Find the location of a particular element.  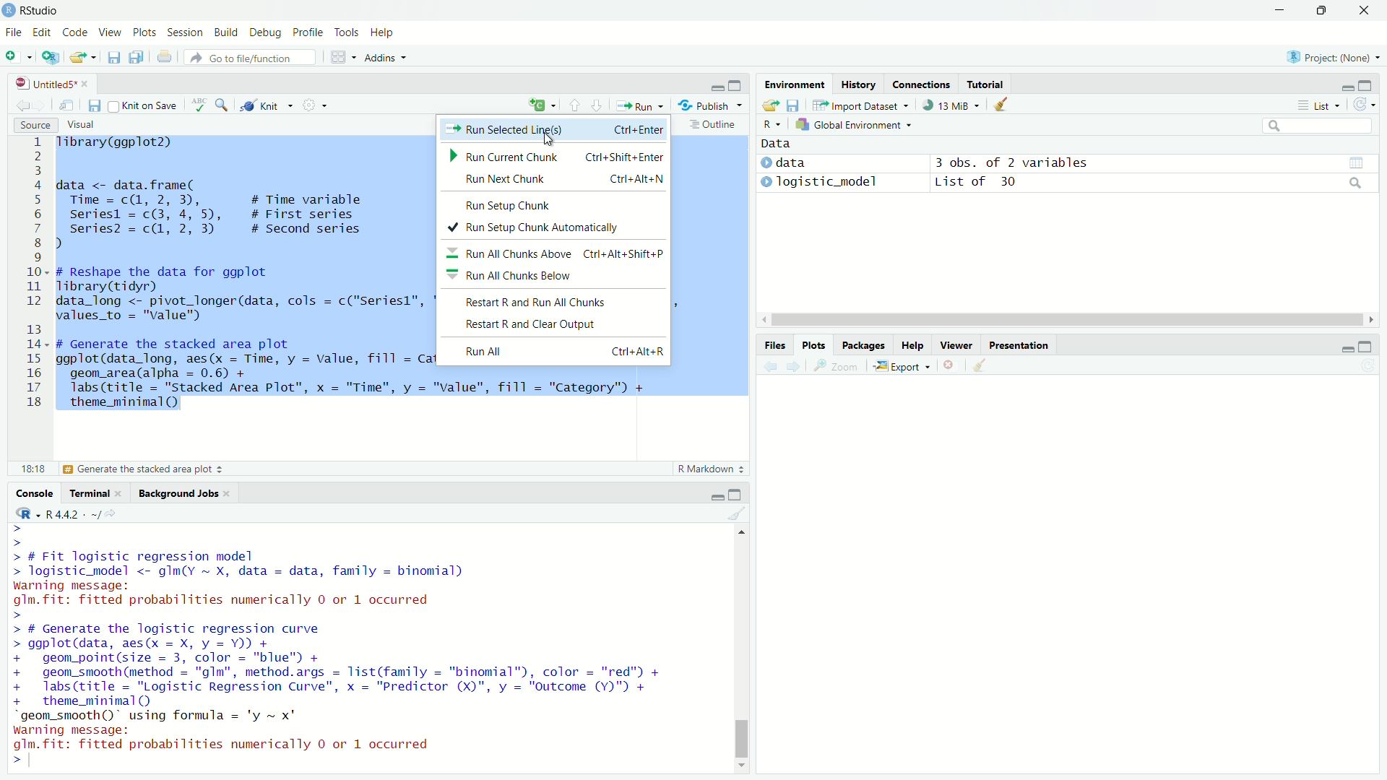

add script is located at coordinates (53, 58).